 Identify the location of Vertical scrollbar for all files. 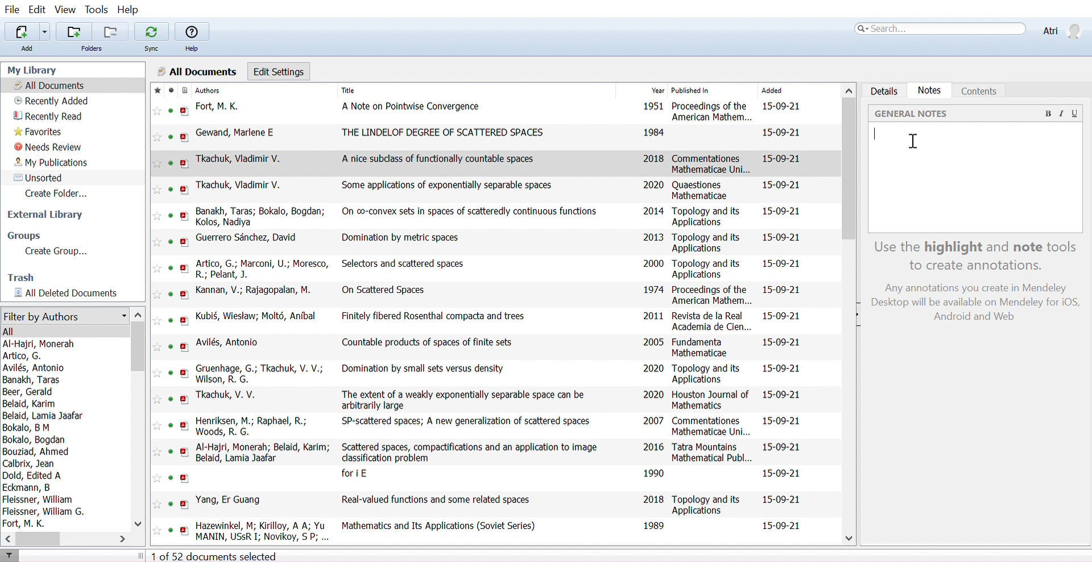
(848, 167).